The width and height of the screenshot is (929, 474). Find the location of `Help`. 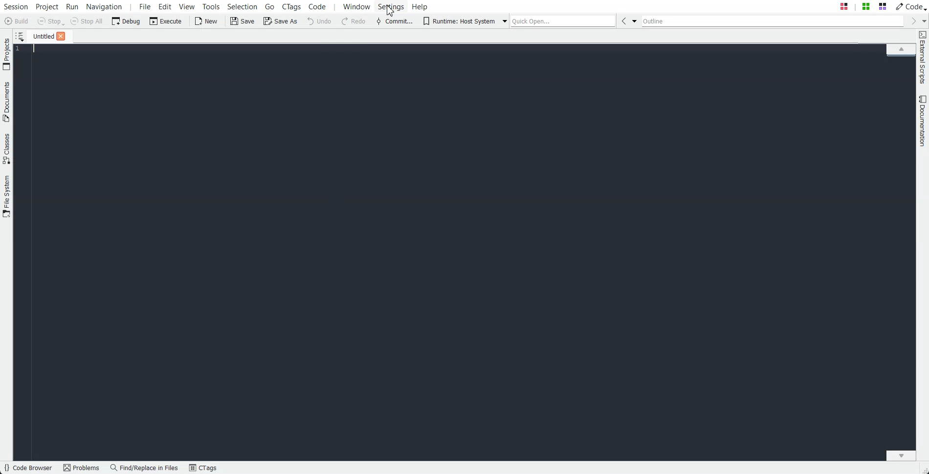

Help is located at coordinates (420, 6).